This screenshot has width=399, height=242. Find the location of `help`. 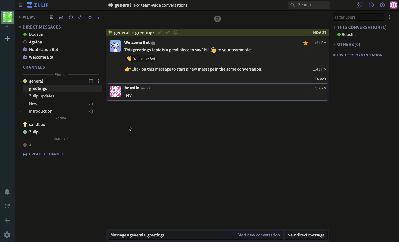

help is located at coordinates (371, 5).